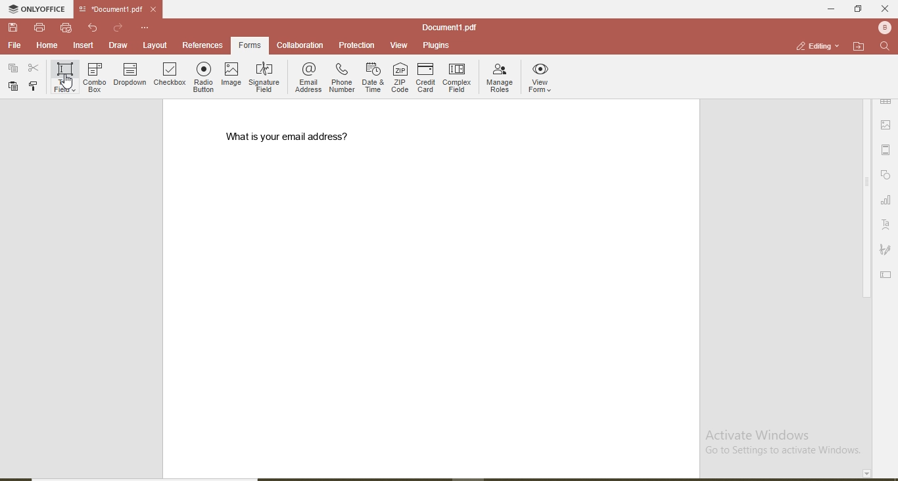  What do you see at coordinates (66, 28) in the screenshot?
I see `quick print` at bounding box center [66, 28].